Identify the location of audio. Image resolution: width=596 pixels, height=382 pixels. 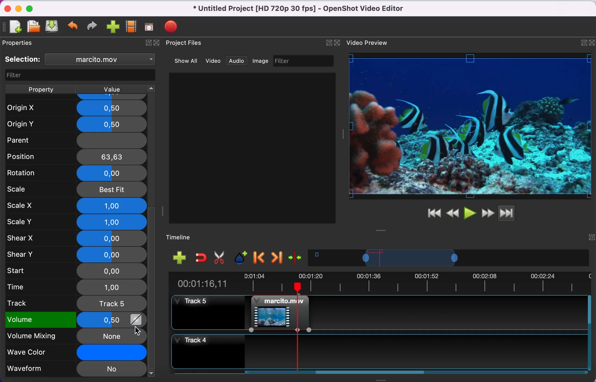
(238, 61).